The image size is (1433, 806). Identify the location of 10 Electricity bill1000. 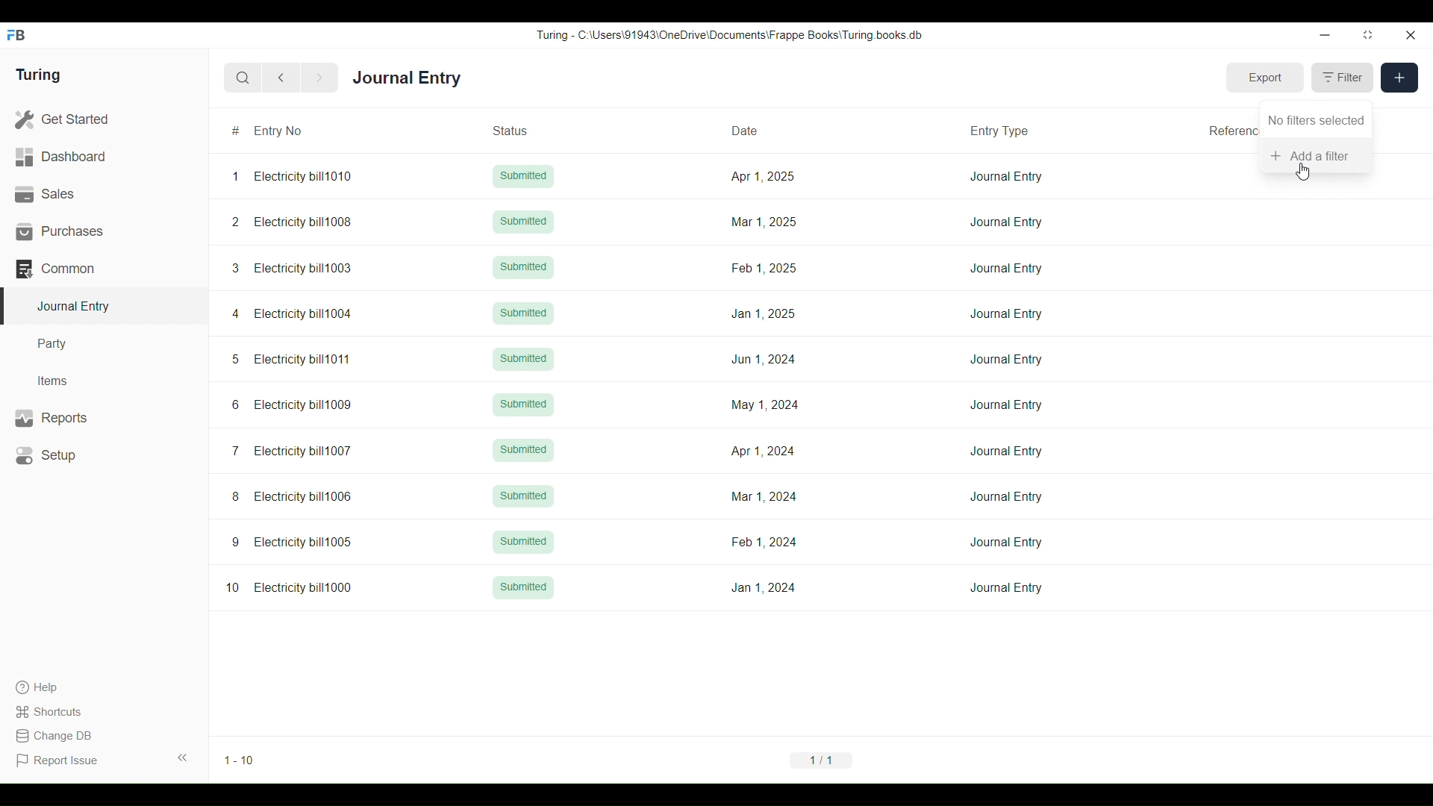
(290, 587).